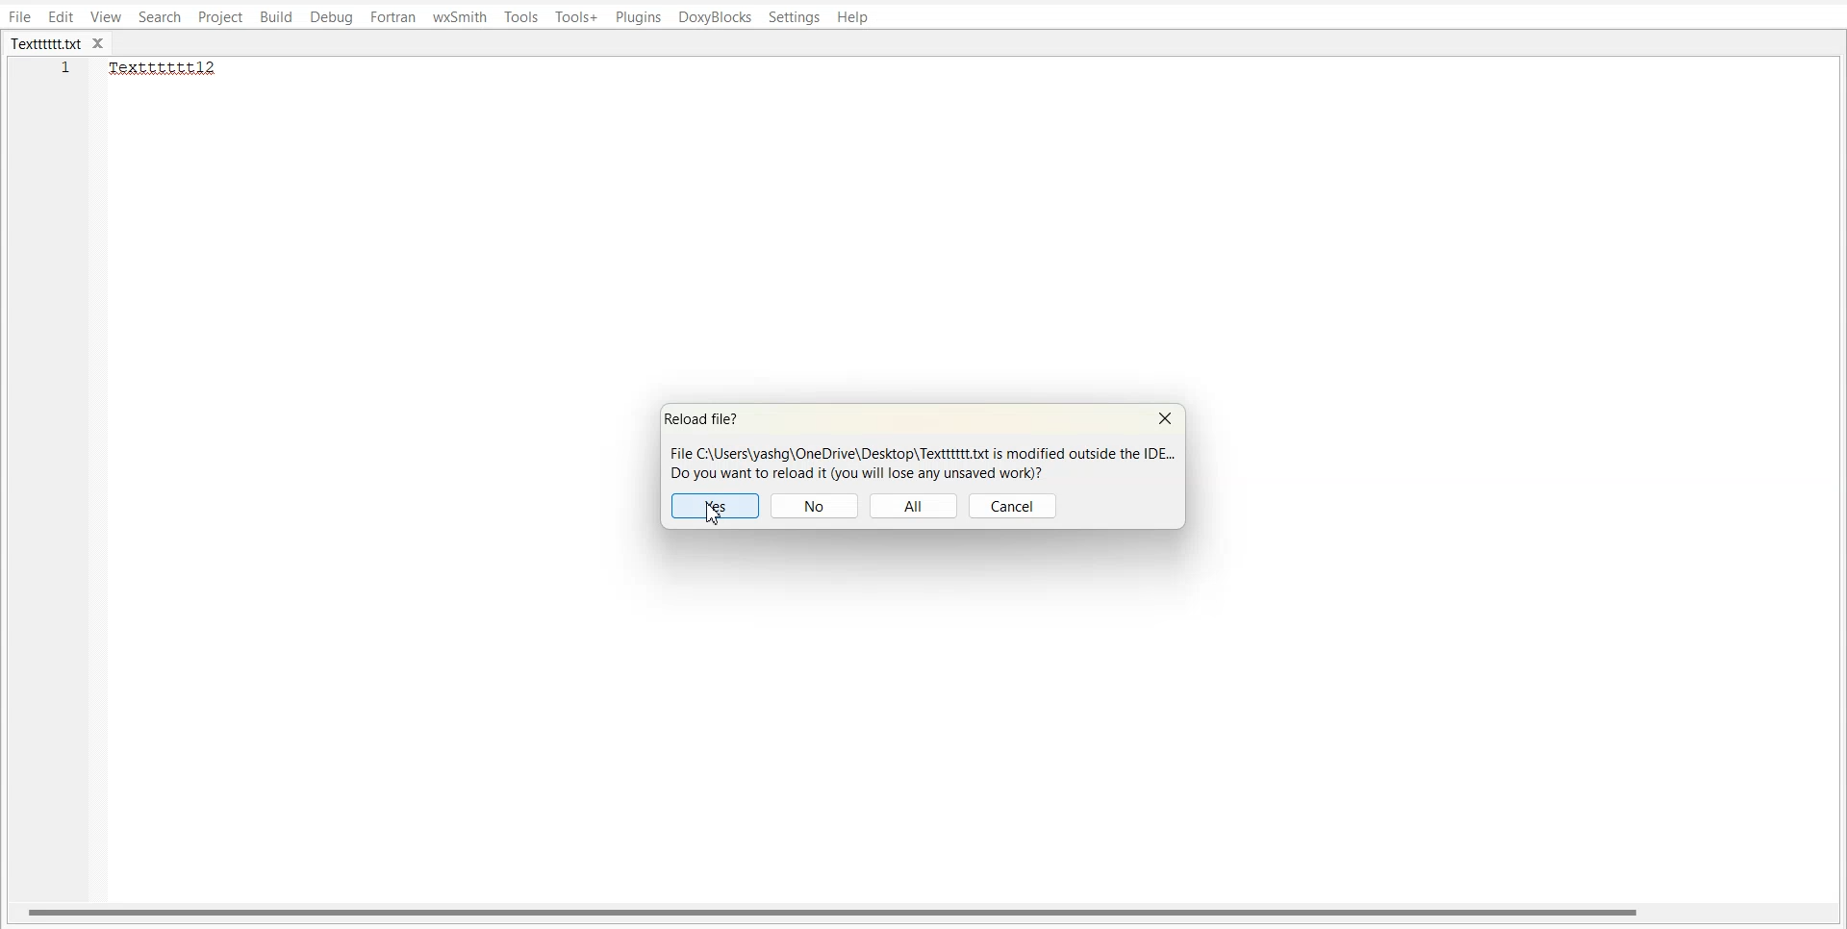 The image size is (1847, 929). I want to click on DoxyBlocks, so click(715, 18).